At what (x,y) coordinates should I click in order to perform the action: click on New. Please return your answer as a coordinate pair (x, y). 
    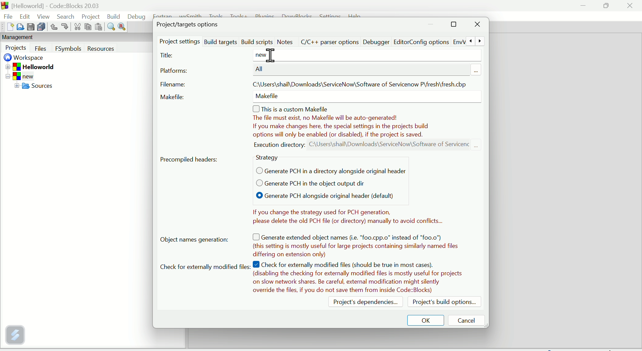
    Looking at the image, I should click on (26, 76).